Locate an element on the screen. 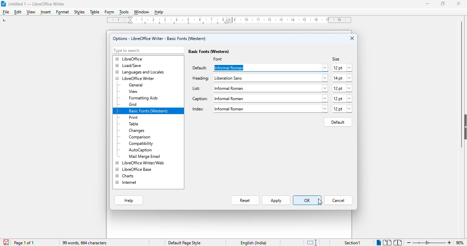  size is located at coordinates (336, 59).